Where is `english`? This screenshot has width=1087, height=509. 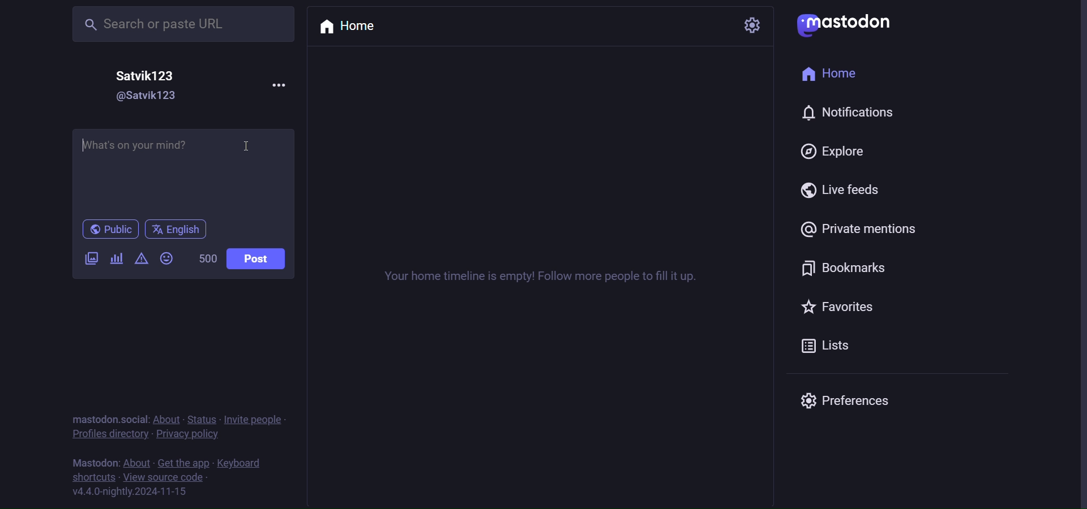
english is located at coordinates (175, 230).